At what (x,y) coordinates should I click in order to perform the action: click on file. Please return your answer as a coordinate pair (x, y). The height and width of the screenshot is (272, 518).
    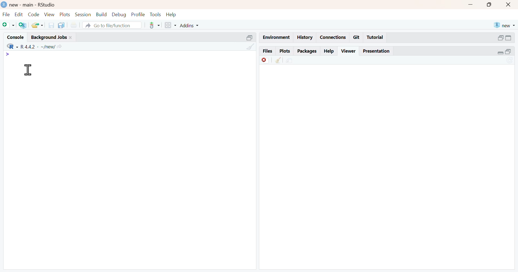
    Looking at the image, I should click on (6, 15).